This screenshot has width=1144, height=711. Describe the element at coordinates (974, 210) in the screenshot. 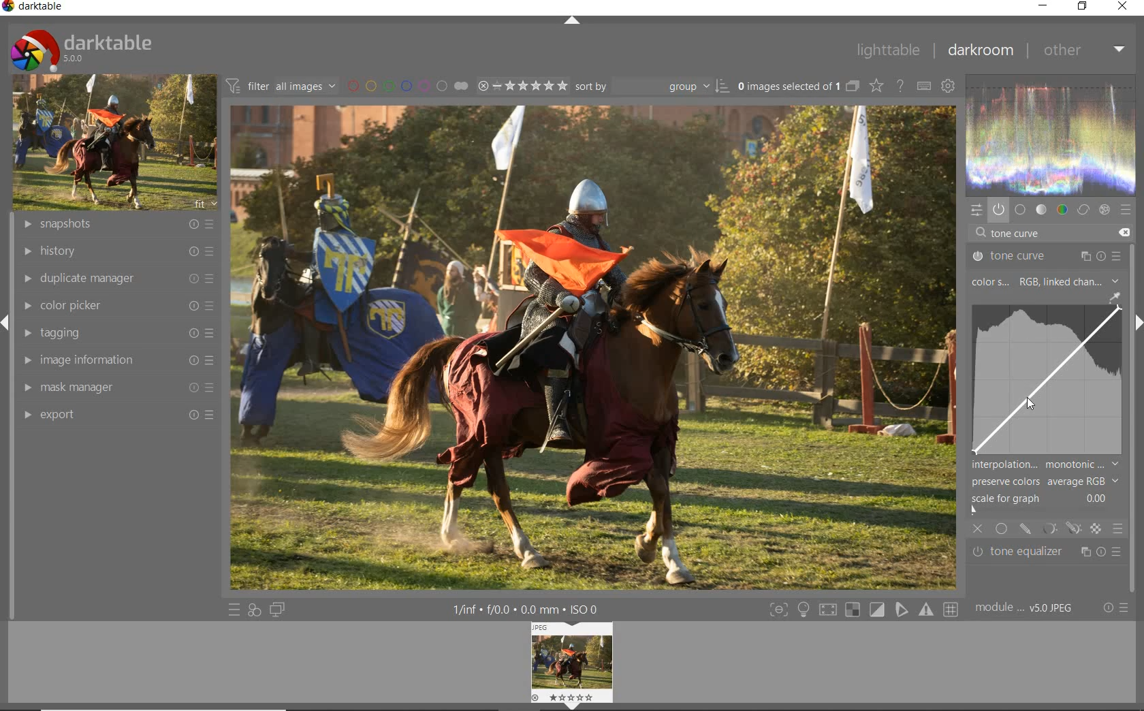

I see `quick access panel` at that location.